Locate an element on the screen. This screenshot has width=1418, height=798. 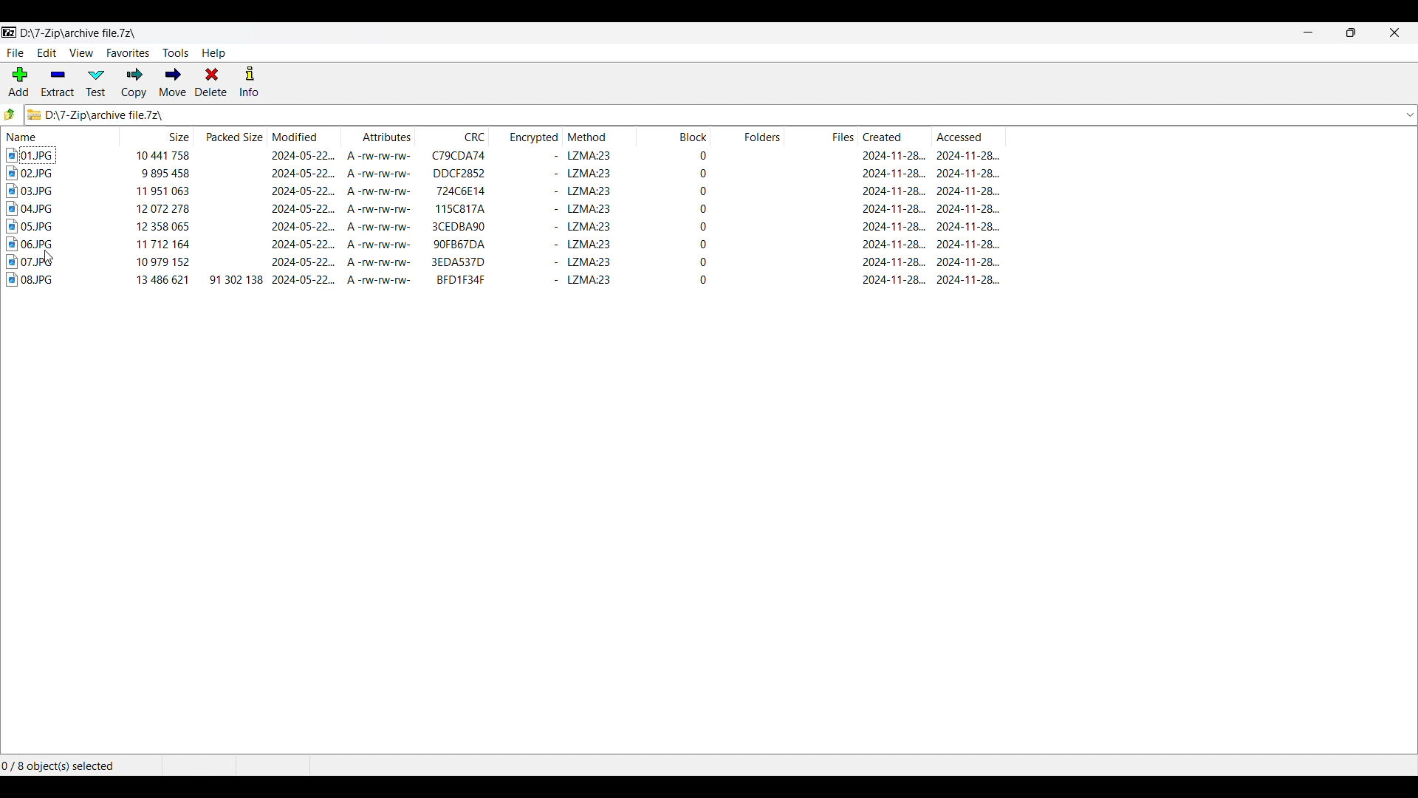
Help menu is located at coordinates (213, 53).